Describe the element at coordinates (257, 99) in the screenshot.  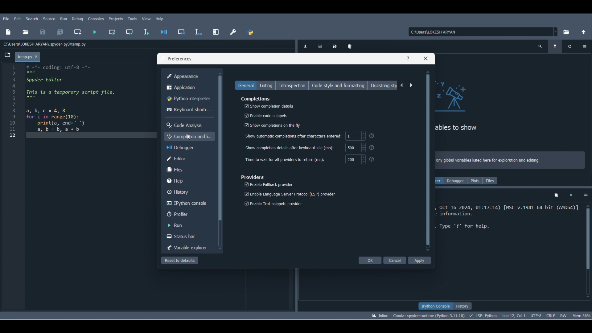
I see `Completions` at that location.